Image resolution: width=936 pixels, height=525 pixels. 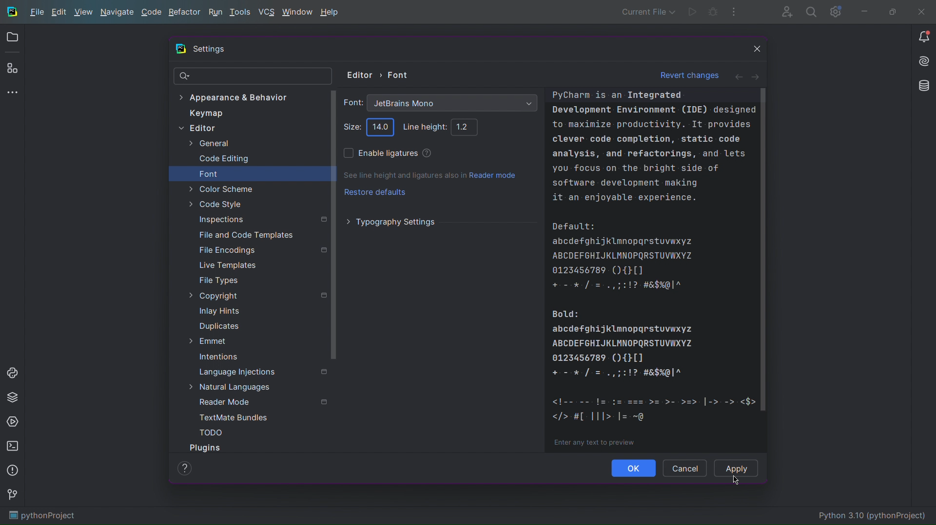 What do you see at coordinates (253, 76) in the screenshot?
I see `Search Bar` at bounding box center [253, 76].